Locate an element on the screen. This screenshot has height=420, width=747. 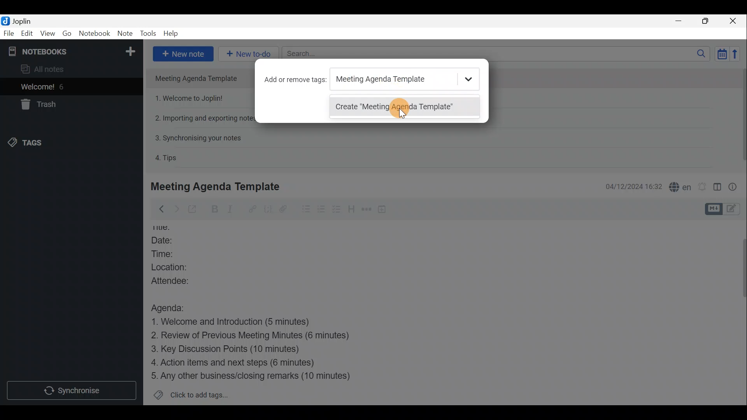
Reverse sort order is located at coordinates (736, 54).